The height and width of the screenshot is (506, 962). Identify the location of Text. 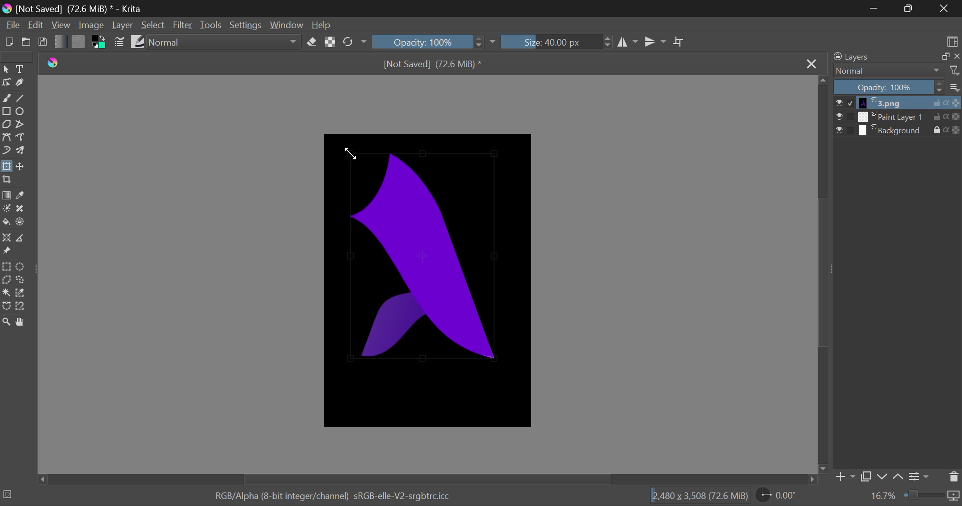
(21, 70).